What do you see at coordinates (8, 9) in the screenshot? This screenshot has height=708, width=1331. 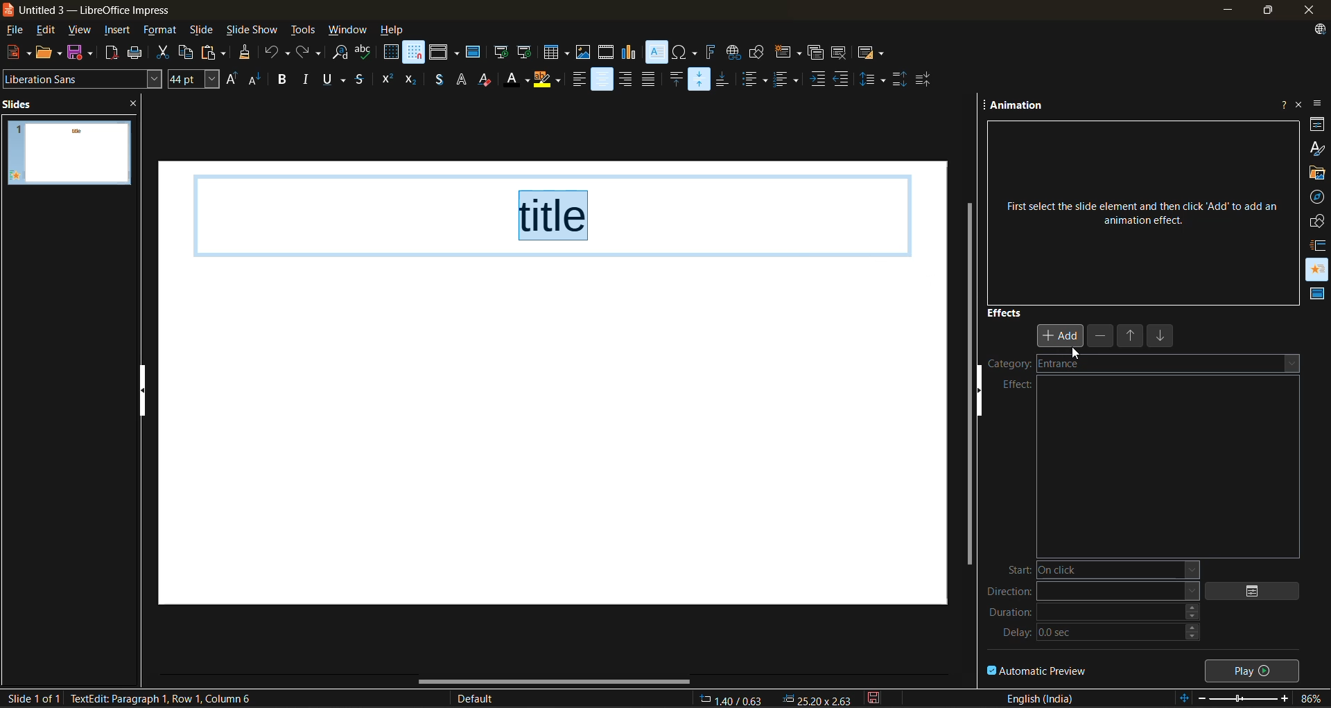 I see `logo` at bounding box center [8, 9].